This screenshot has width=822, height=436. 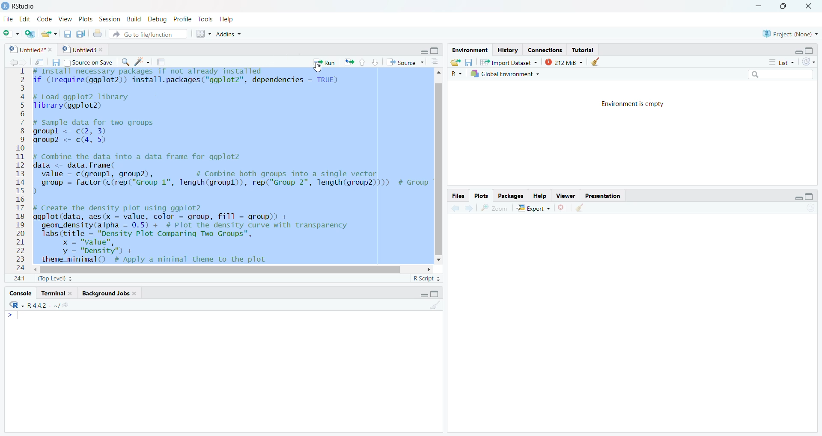 I want to click on search, so click(x=124, y=62).